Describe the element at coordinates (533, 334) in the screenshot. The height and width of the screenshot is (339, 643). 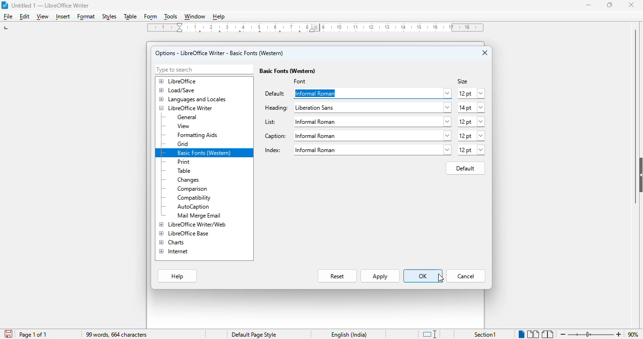
I see `multi-page view` at that location.